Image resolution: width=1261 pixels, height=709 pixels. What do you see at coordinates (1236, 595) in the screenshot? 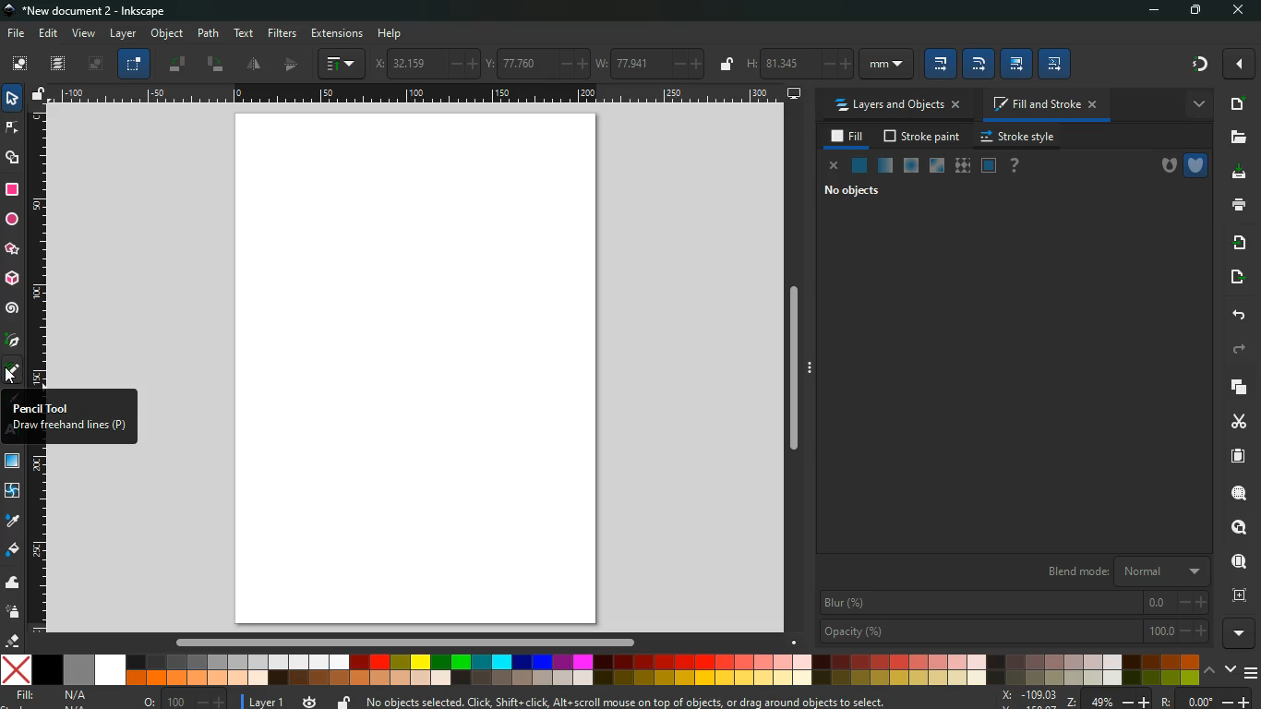
I see `frame` at bounding box center [1236, 595].